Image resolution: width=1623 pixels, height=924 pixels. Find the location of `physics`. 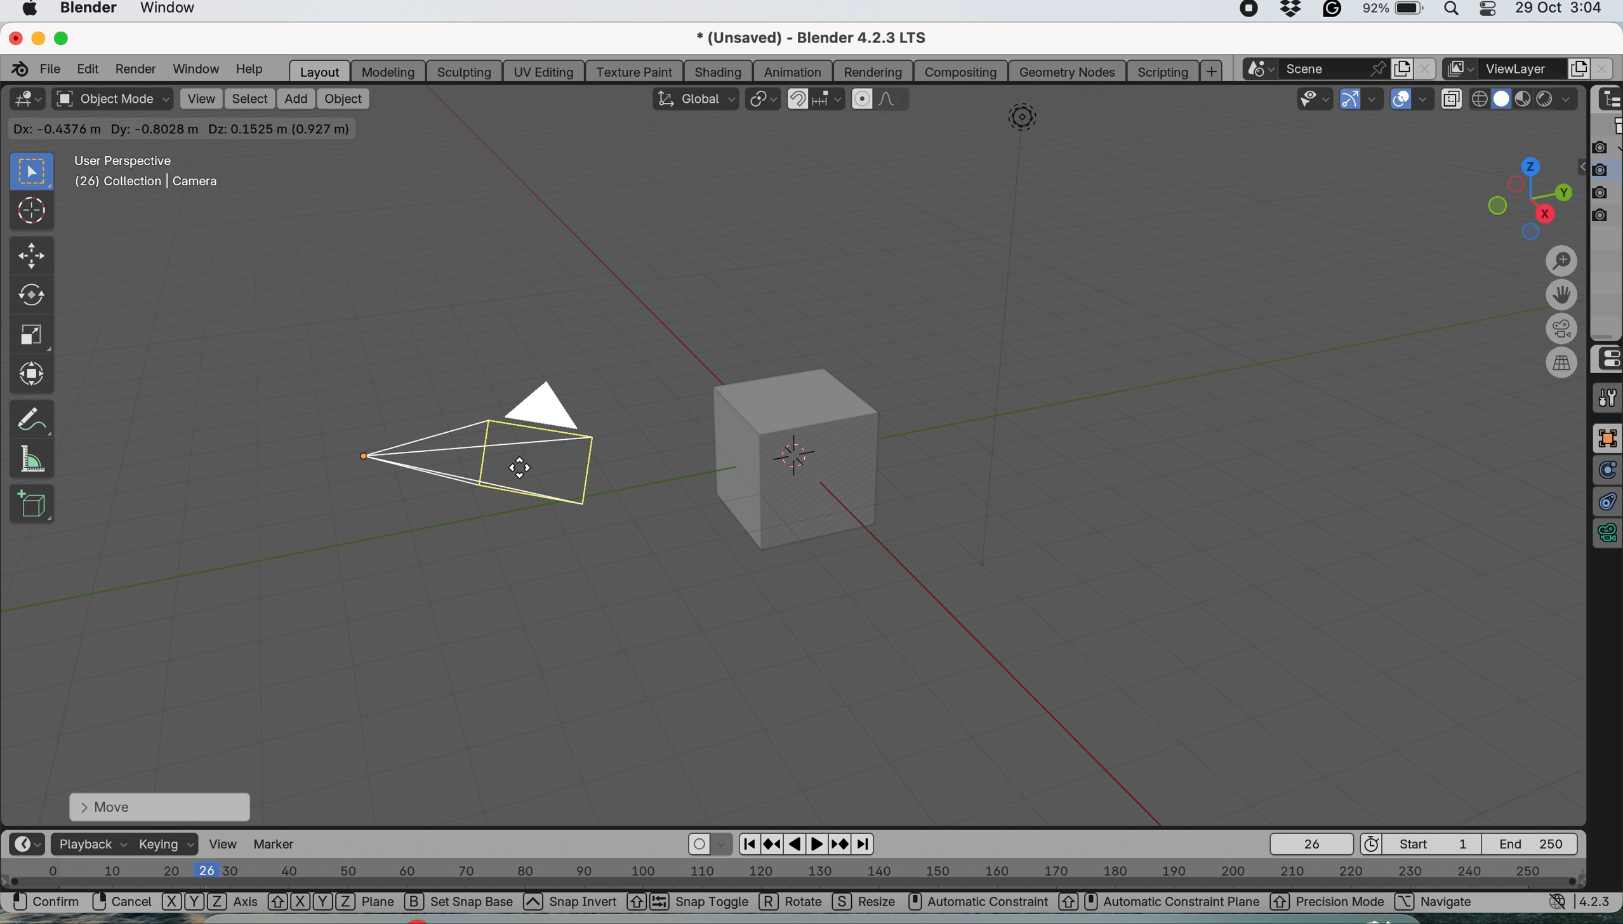

physics is located at coordinates (1606, 470).